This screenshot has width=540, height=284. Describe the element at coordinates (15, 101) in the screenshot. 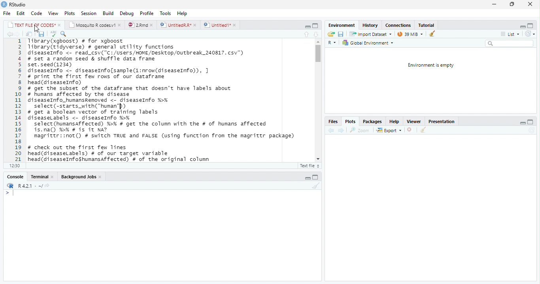

I see `Row Number` at that location.